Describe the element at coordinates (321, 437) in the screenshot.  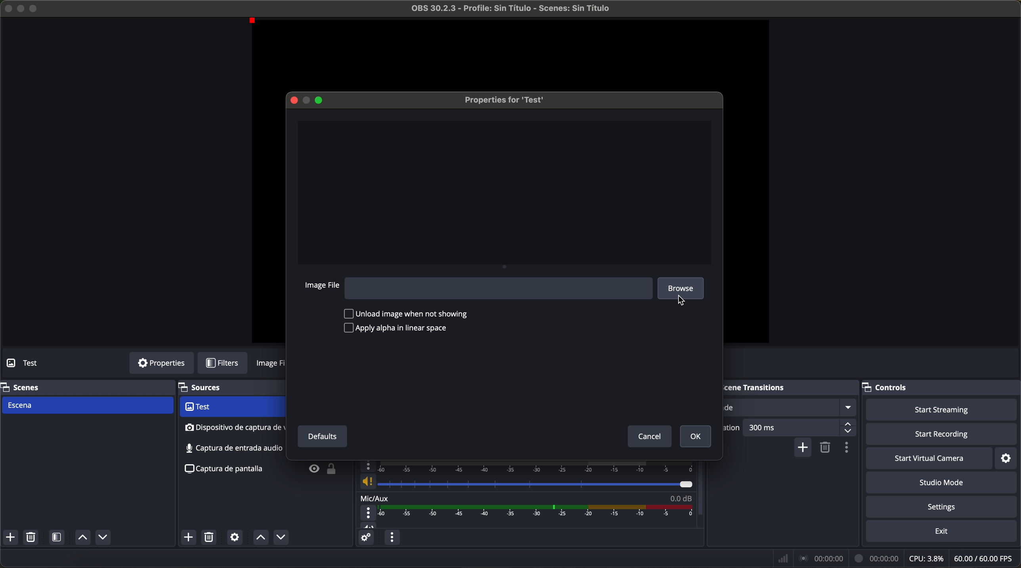
I see `defaults` at that location.